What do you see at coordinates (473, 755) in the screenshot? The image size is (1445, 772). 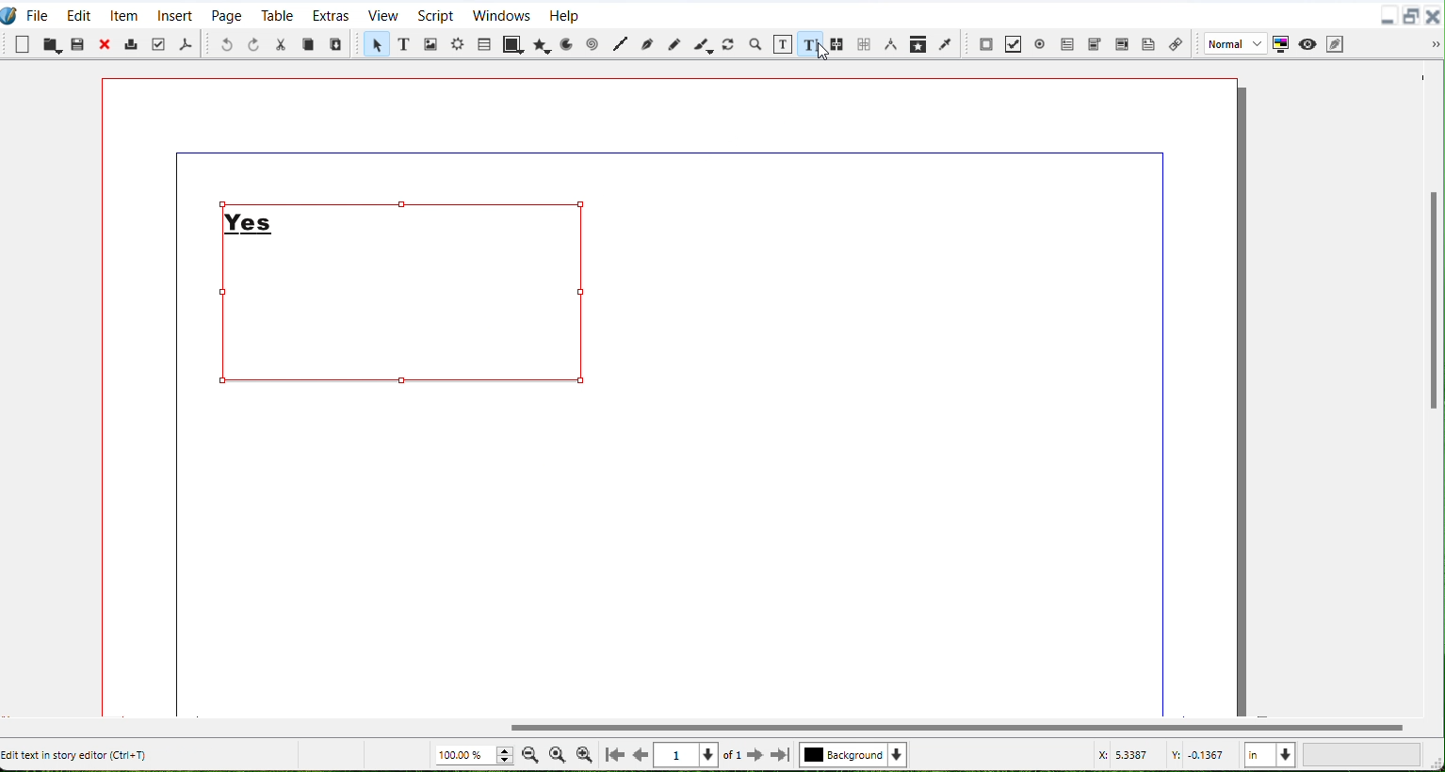 I see `Zoom adjuster` at bounding box center [473, 755].